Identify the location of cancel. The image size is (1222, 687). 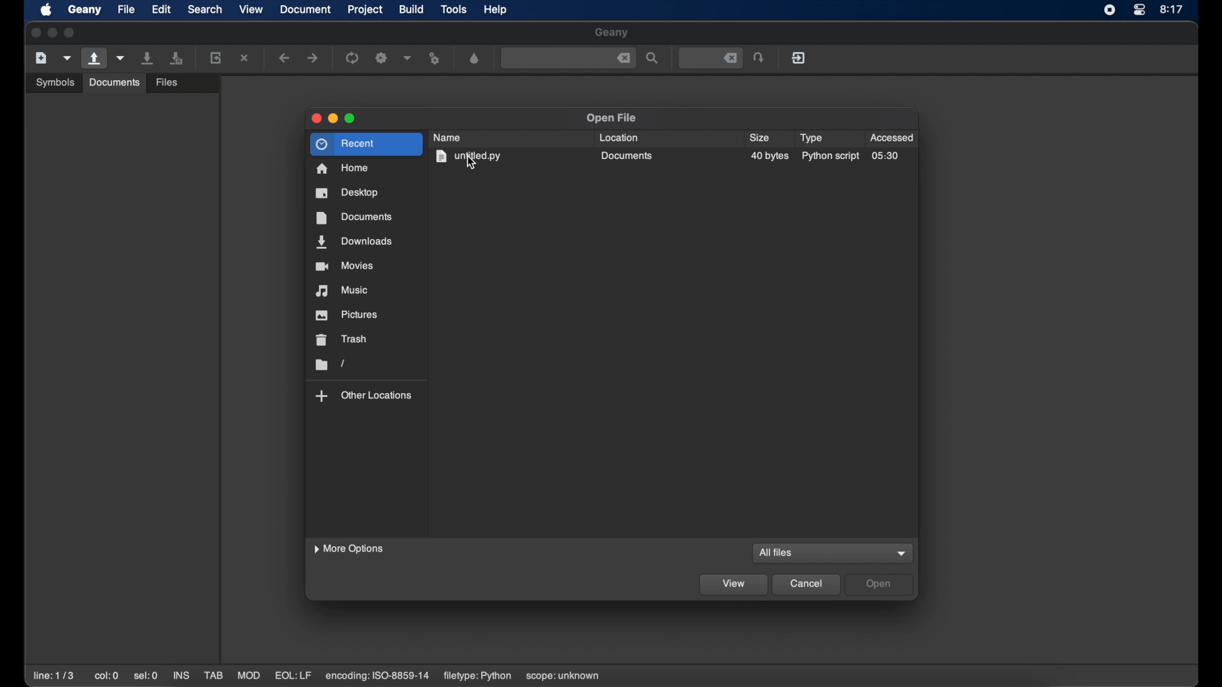
(807, 585).